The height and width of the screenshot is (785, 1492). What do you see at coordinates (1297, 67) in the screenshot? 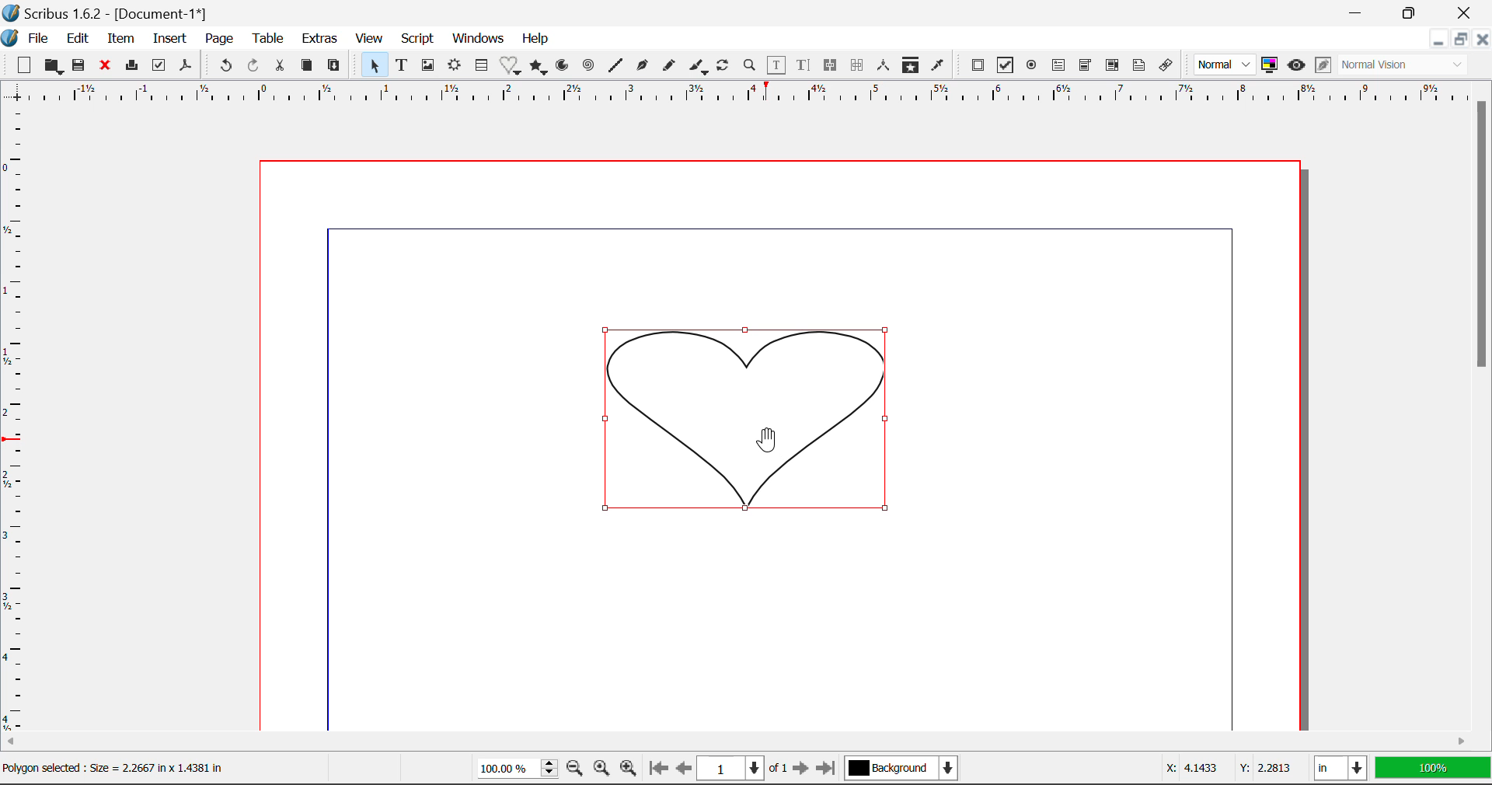
I see `Preview Mode` at bounding box center [1297, 67].